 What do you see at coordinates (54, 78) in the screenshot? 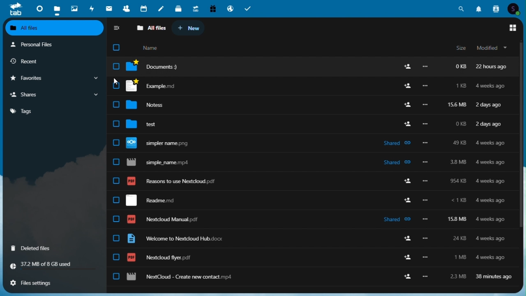
I see `Favourite` at bounding box center [54, 78].